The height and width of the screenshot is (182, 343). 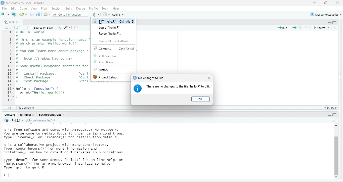 I want to click on  Nf "helloR"  Ctri+Alt+D |, so click(x=115, y=22).